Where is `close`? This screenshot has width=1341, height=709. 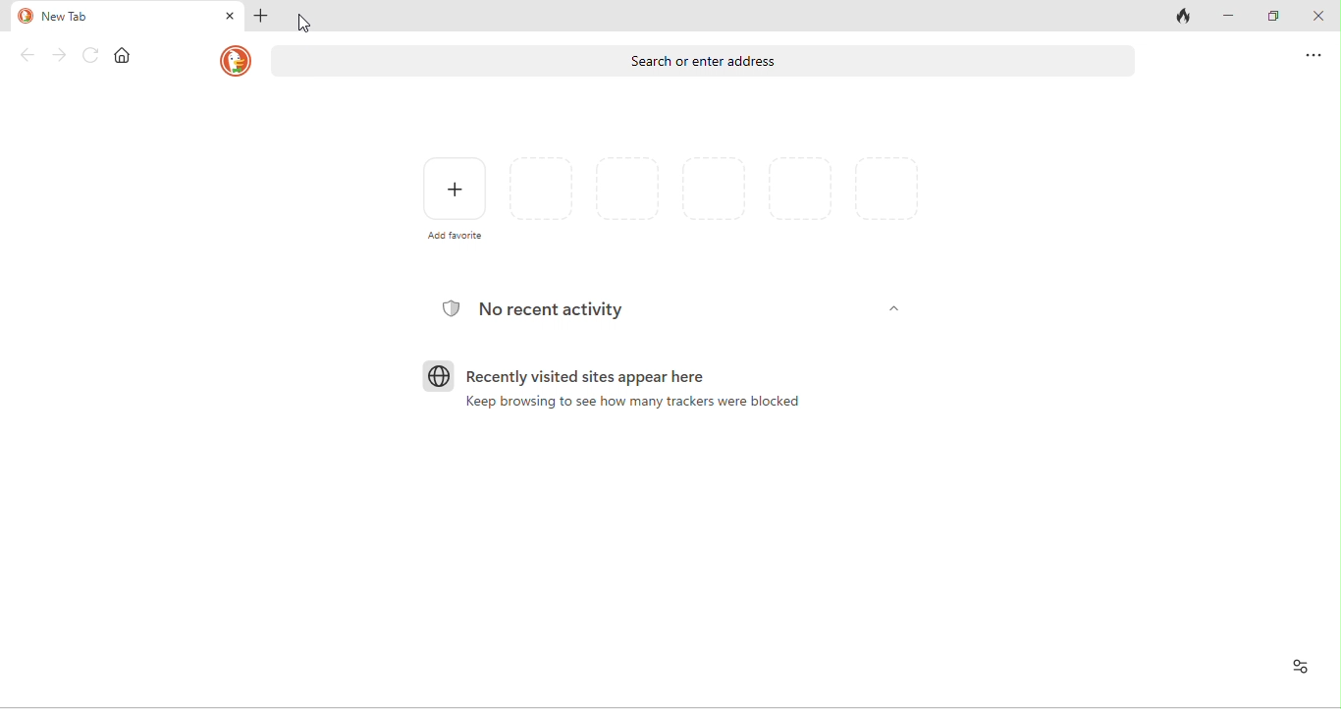 close is located at coordinates (230, 17).